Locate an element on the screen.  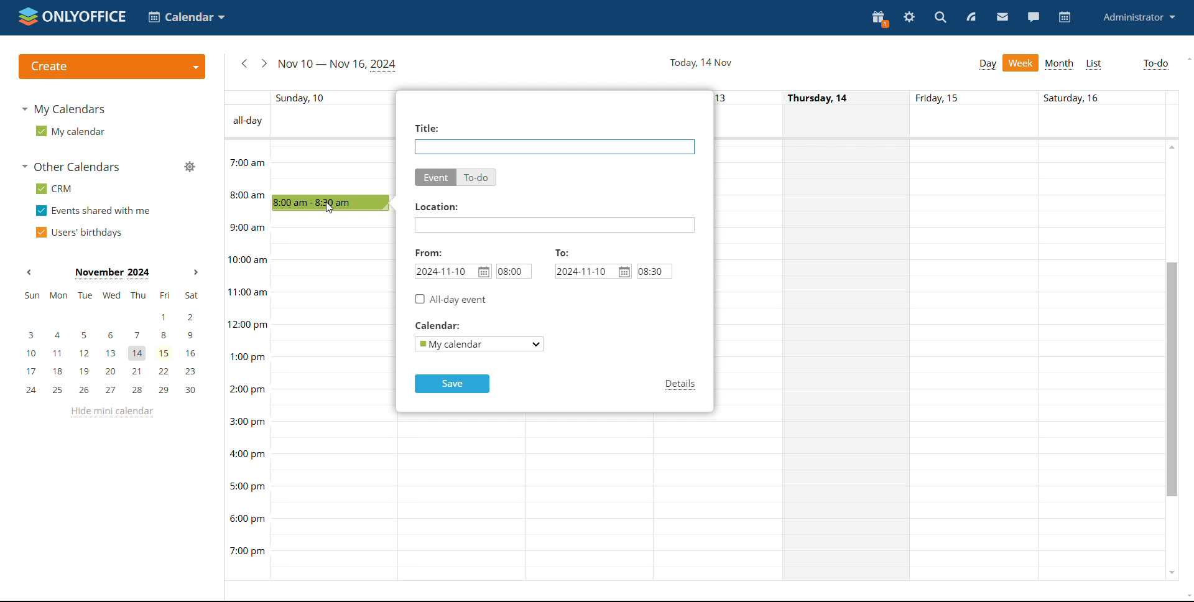
to-do is located at coordinates (478, 177).